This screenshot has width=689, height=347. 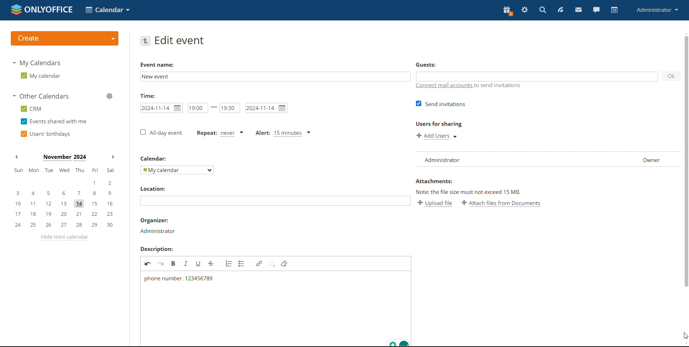 What do you see at coordinates (145, 41) in the screenshot?
I see `go back` at bounding box center [145, 41].